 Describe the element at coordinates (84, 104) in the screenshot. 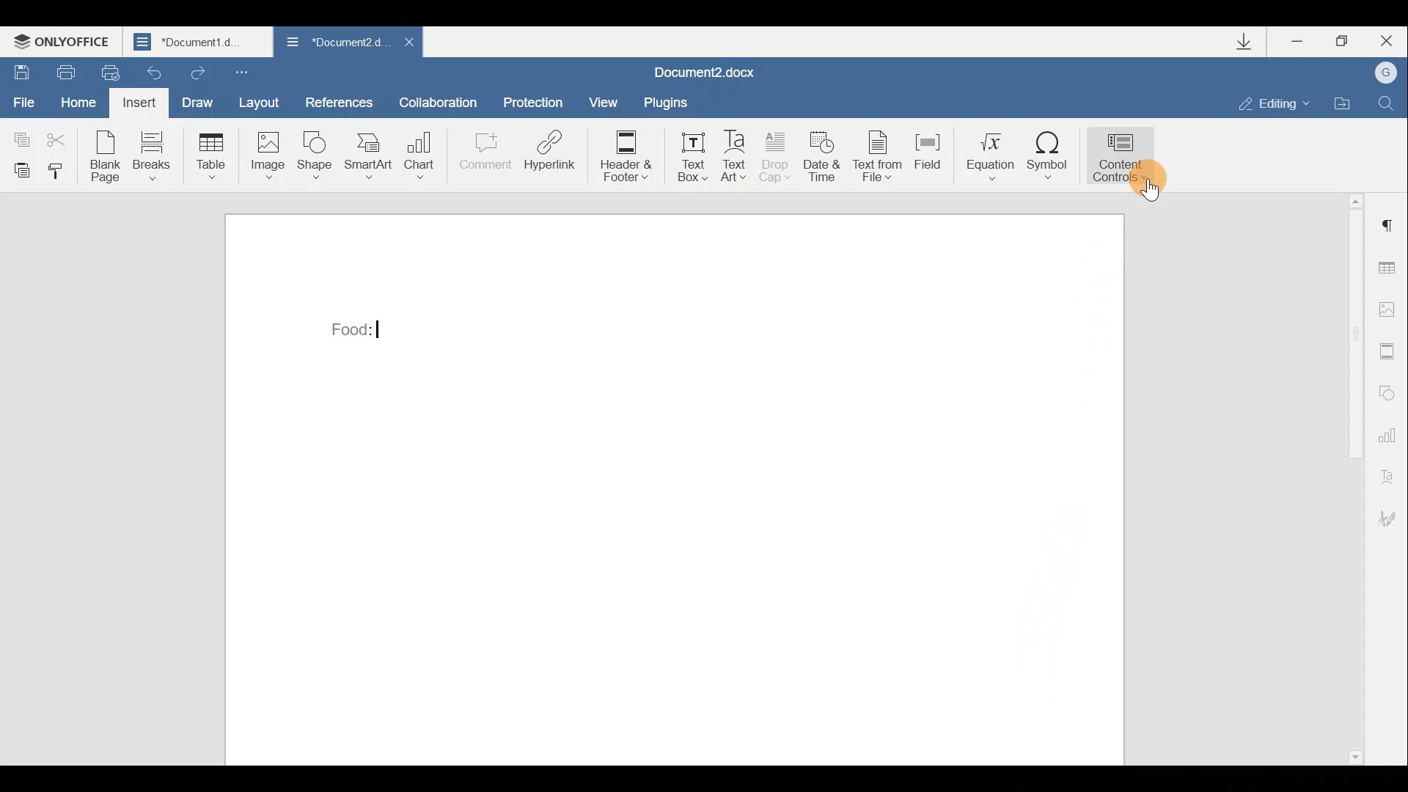

I see `Home` at that location.